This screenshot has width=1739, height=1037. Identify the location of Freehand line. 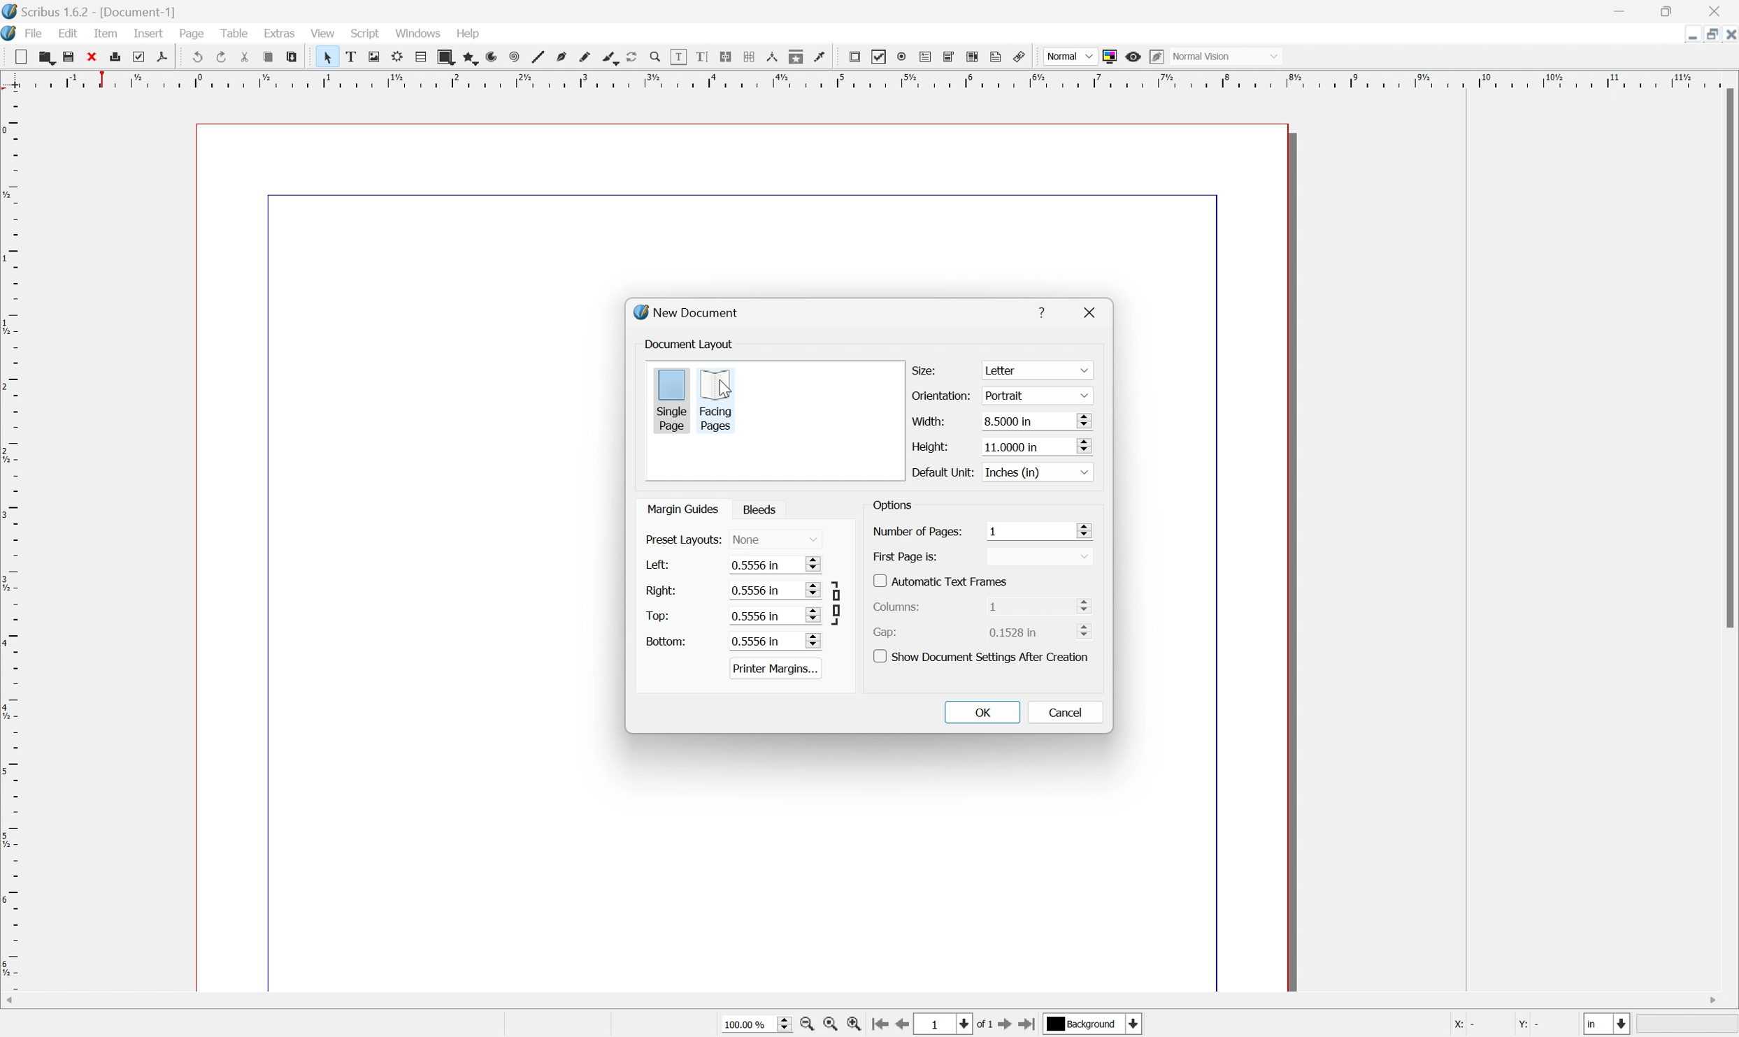
(583, 57).